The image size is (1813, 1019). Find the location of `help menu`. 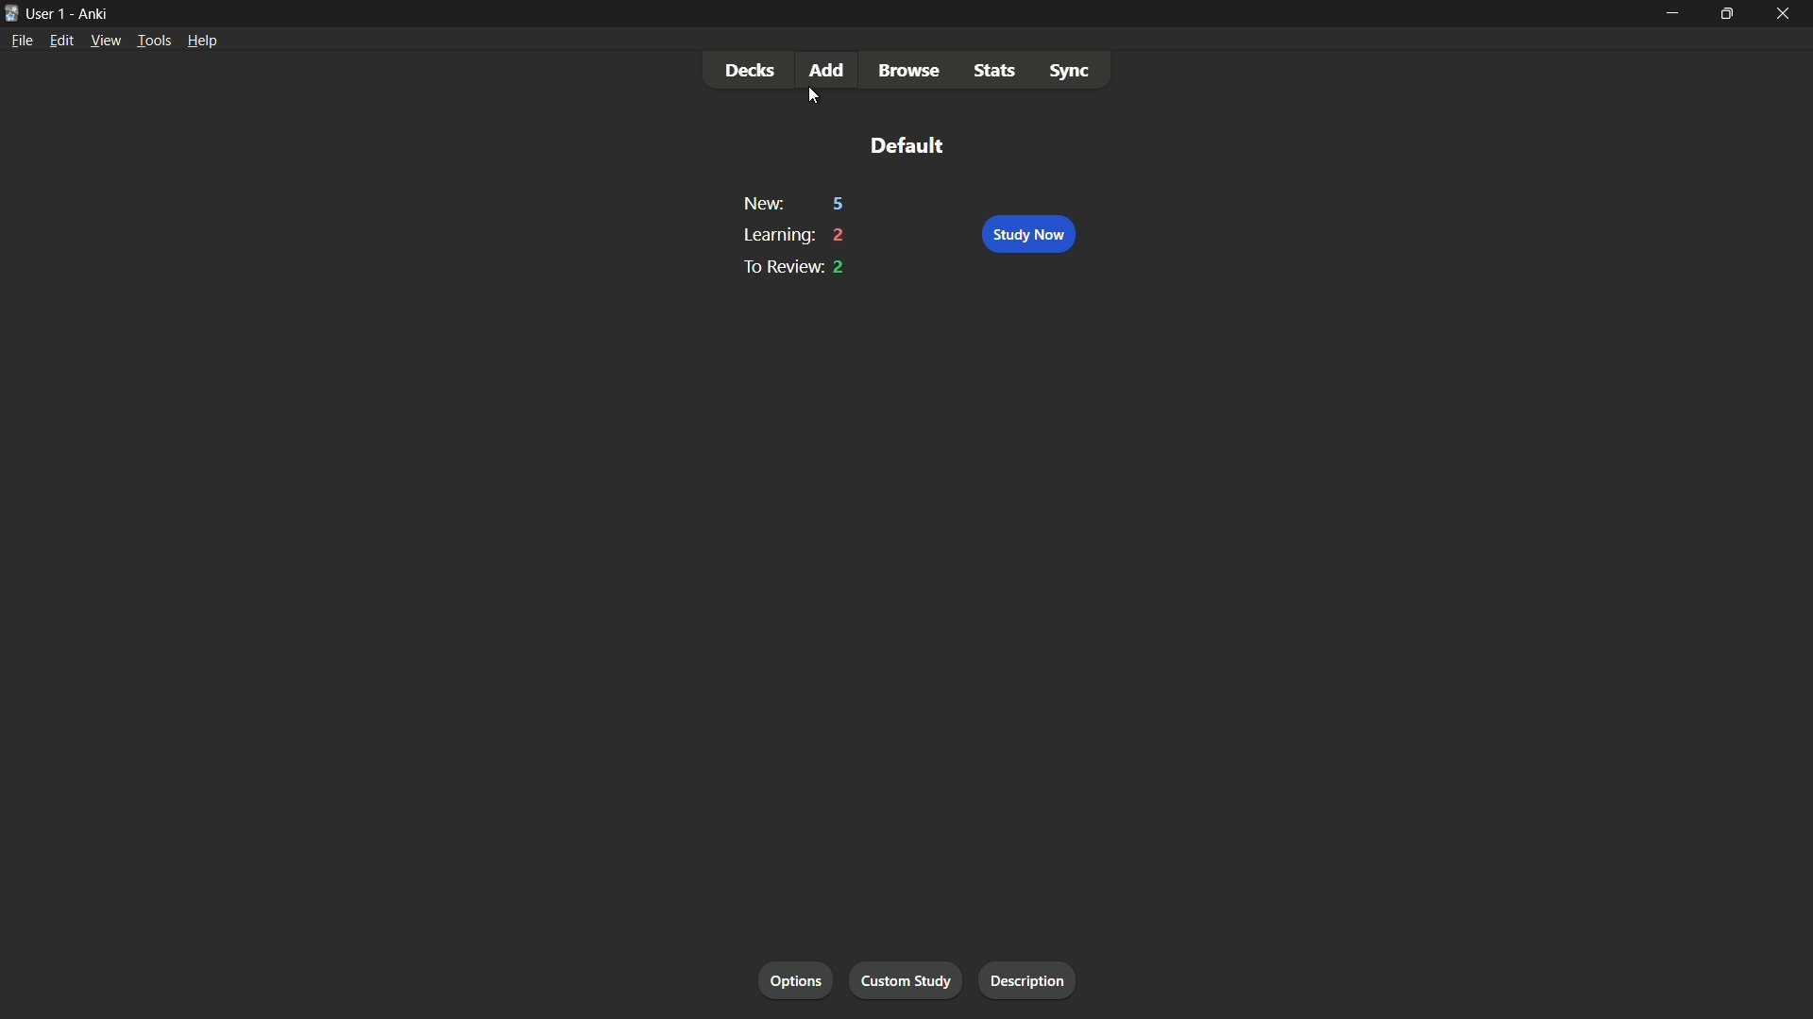

help menu is located at coordinates (201, 41).